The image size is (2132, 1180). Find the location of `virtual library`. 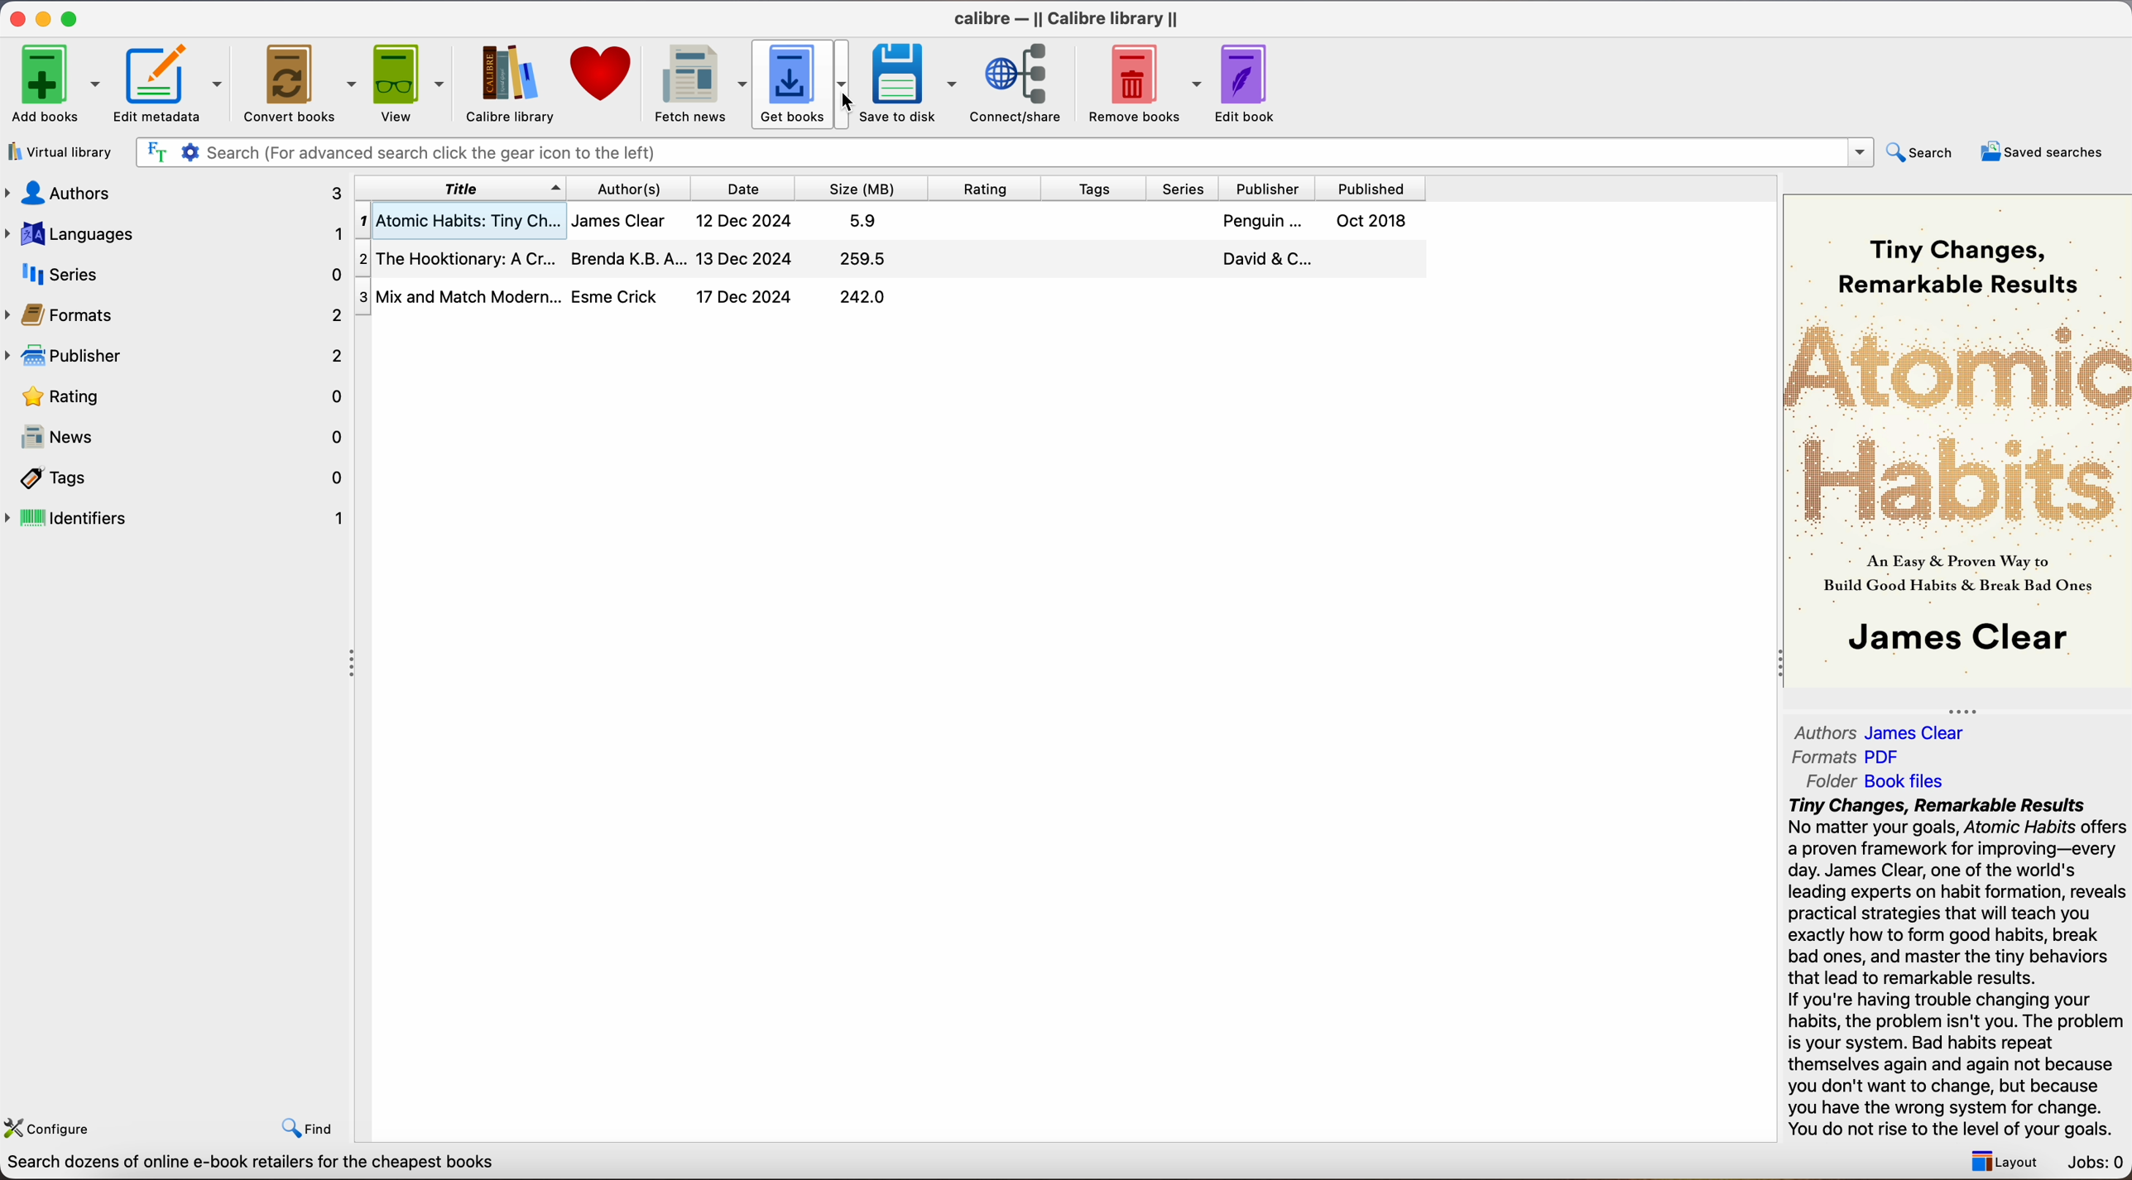

virtual library is located at coordinates (61, 154).